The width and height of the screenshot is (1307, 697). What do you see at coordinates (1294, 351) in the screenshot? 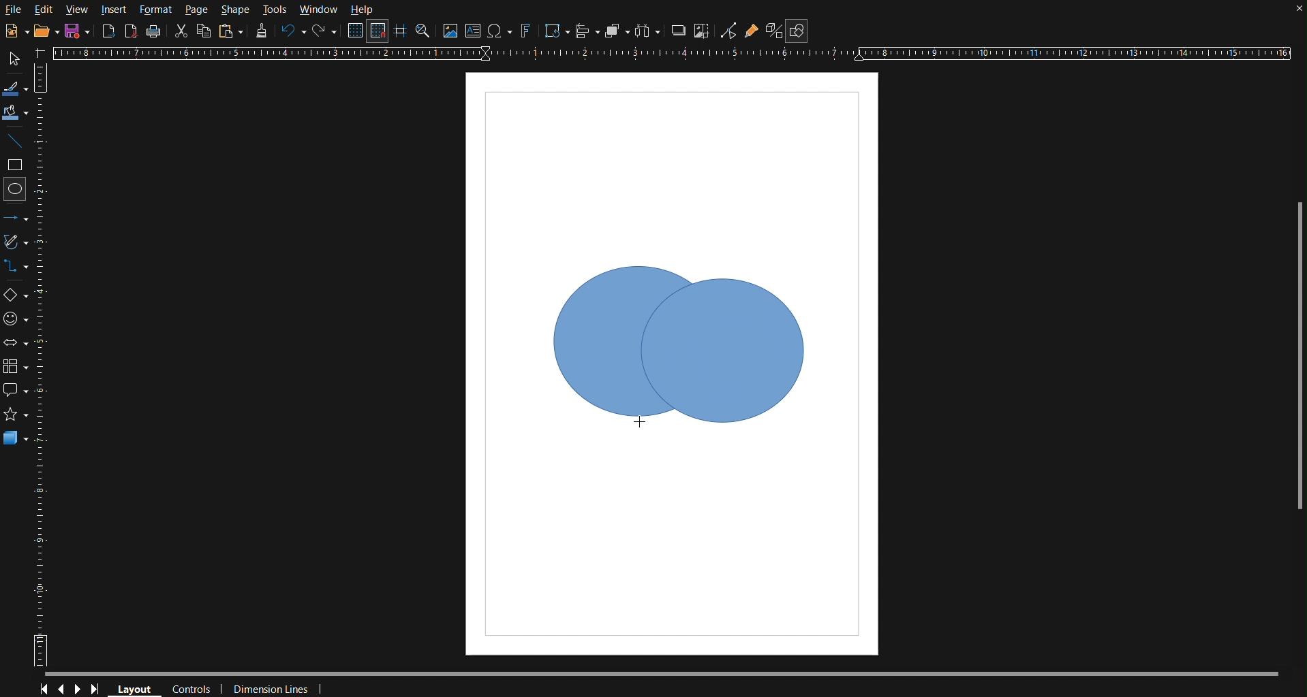
I see `Scrollbar` at bounding box center [1294, 351].